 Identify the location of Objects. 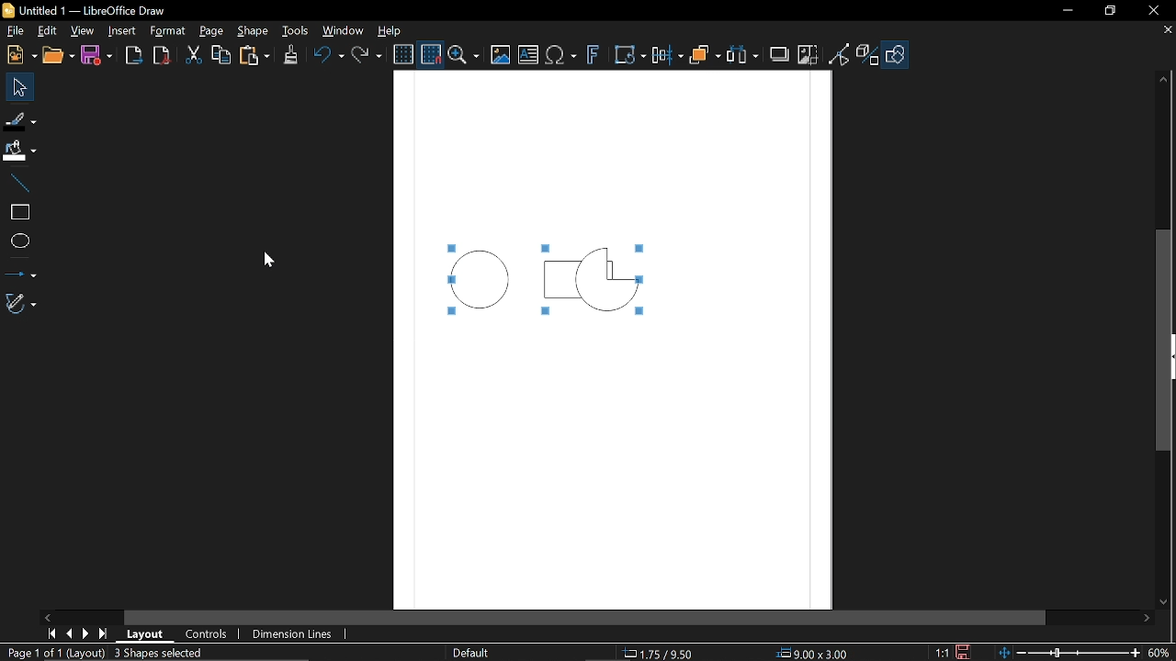
(704, 56).